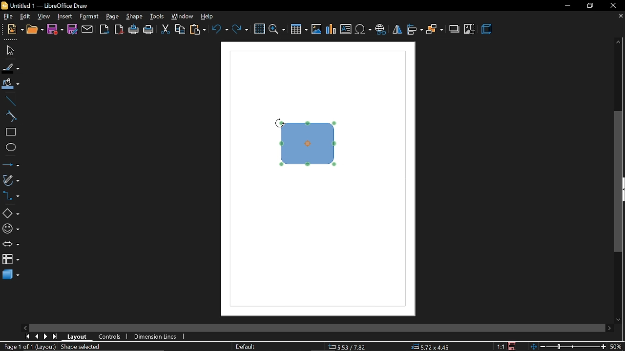  Describe the element at coordinates (315, 30) in the screenshot. I see `insert image` at that location.